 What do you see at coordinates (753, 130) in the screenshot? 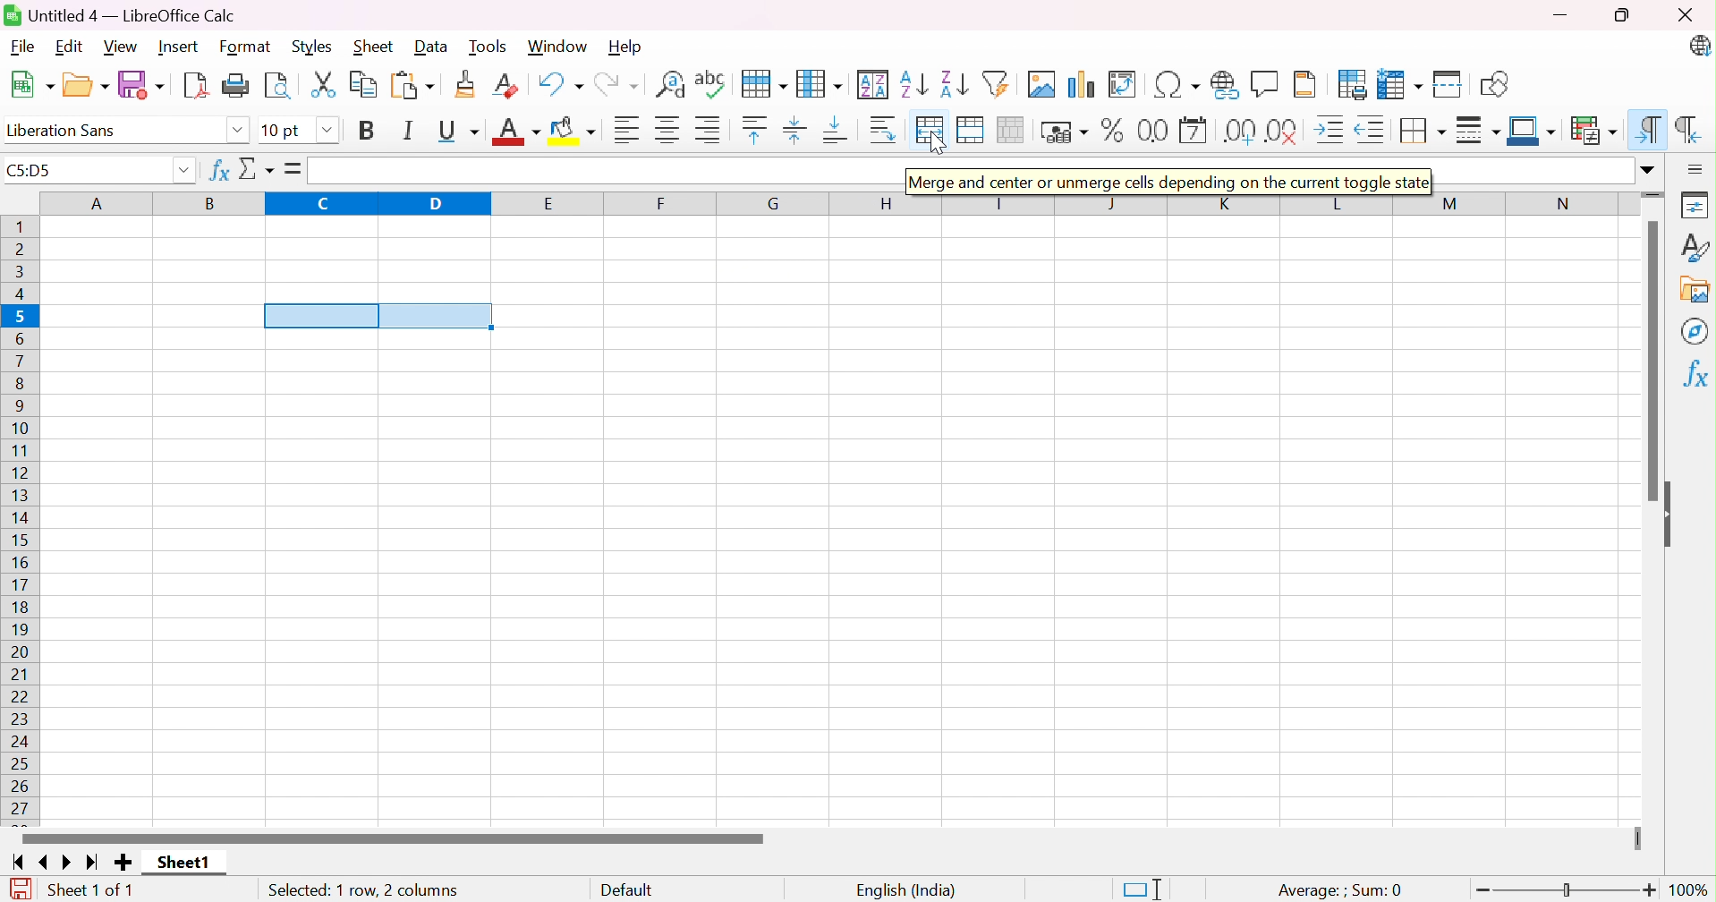
I see `Align Top` at bounding box center [753, 130].